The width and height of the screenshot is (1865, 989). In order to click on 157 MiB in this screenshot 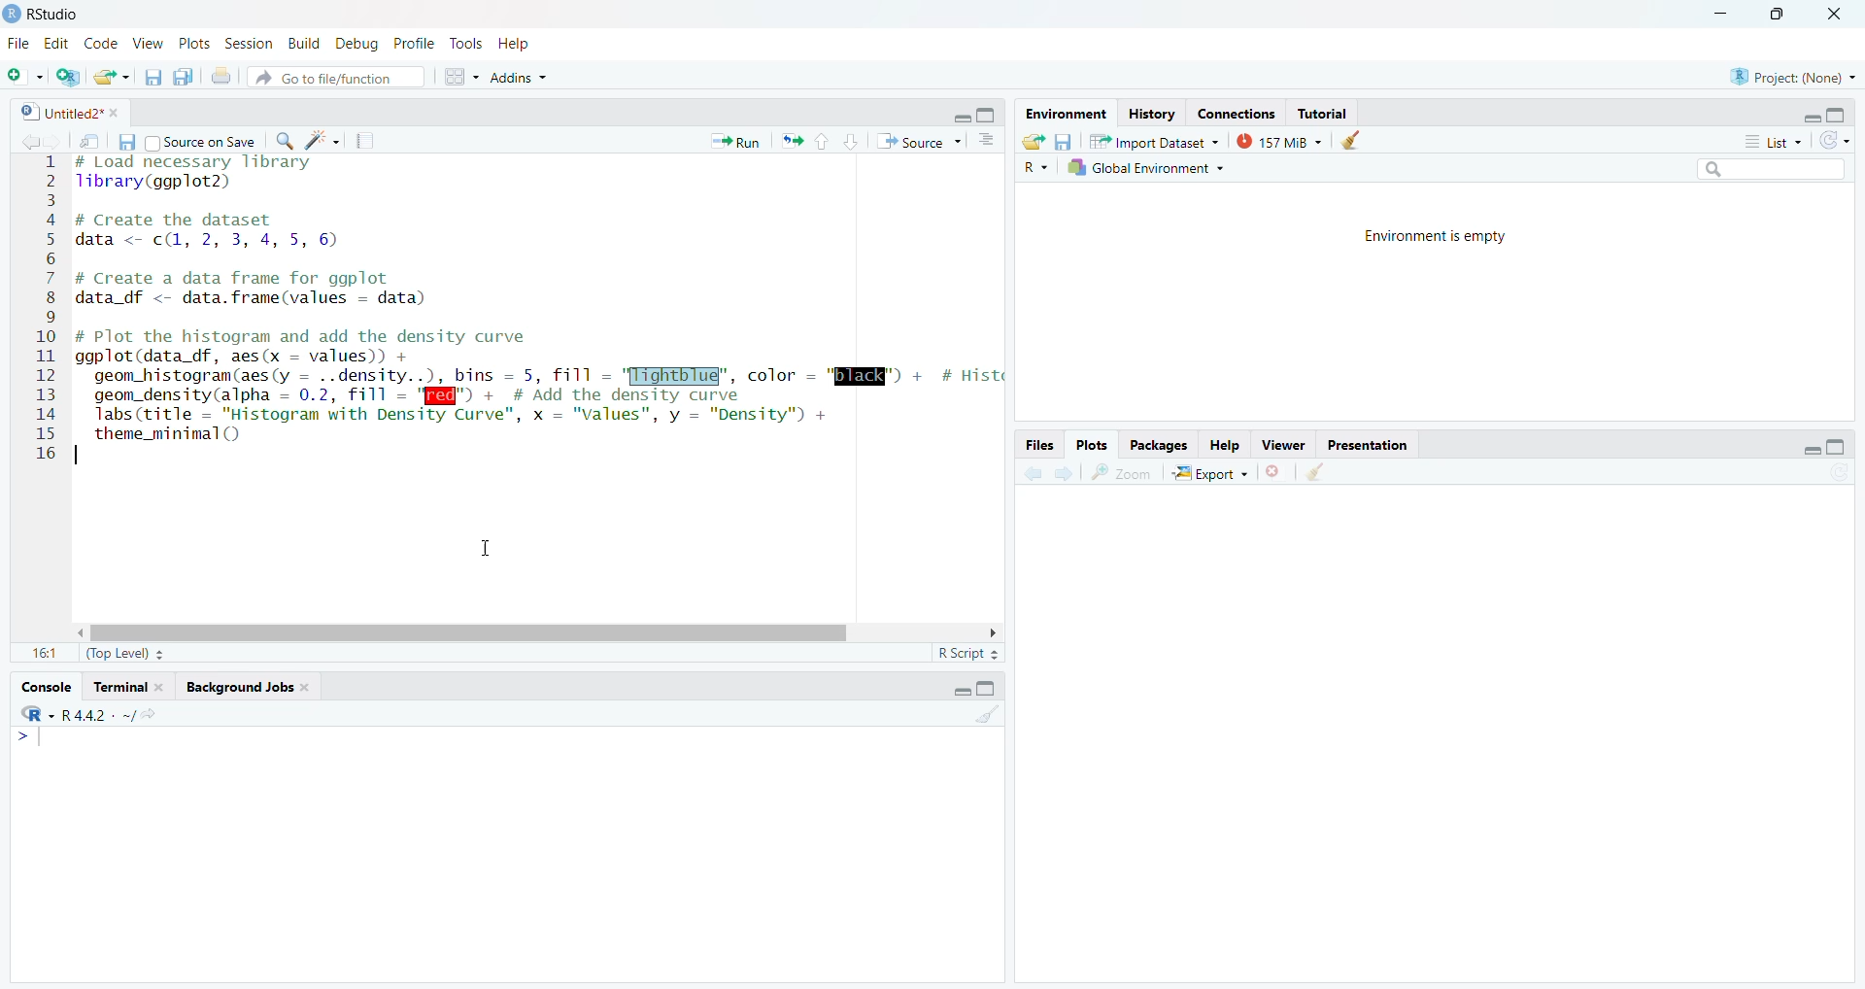, I will do `click(1277, 141)`.